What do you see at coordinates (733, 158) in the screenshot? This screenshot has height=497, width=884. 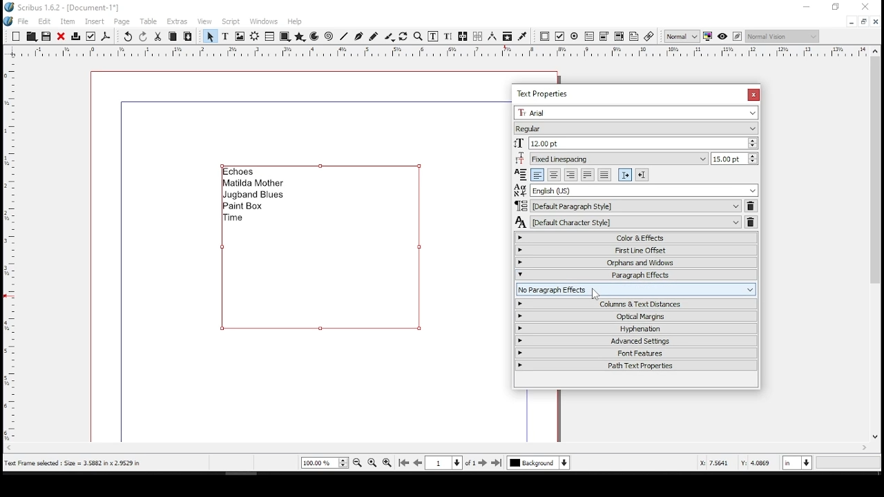 I see `line spacing` at bounding box center [733, 158].